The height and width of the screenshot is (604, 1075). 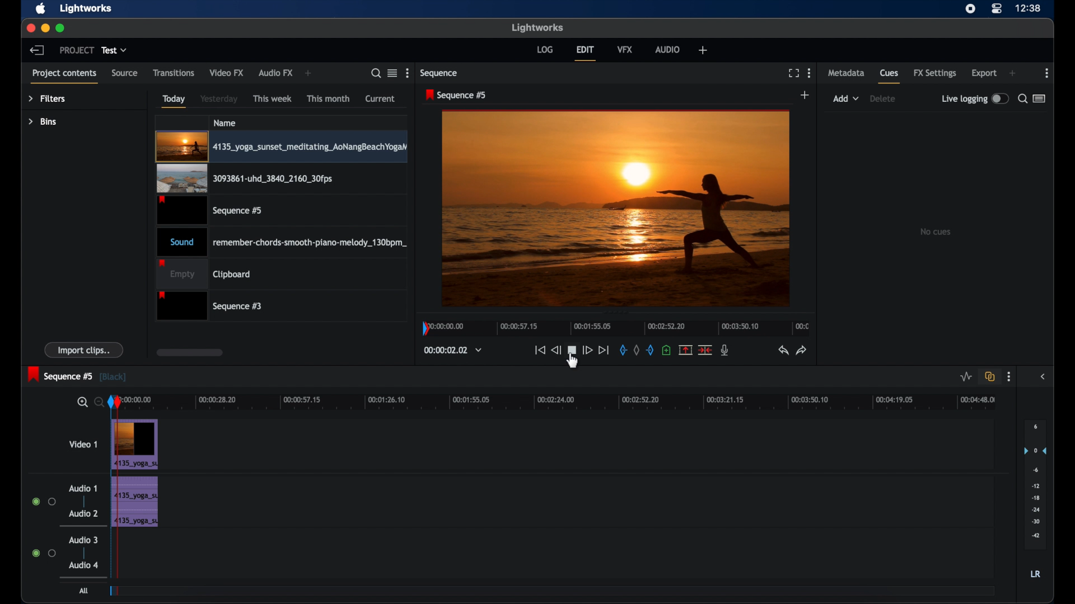 I want to click on audio output level, so click(x=1035, y=481).